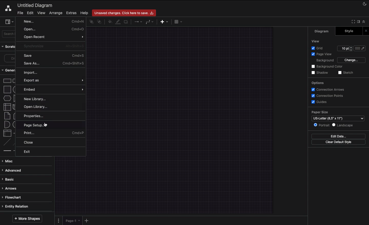 The width and height of the screenshot is (369, 225). Describe the element at coordinates (20, 13) in the screenshot. I see `File` at that location.